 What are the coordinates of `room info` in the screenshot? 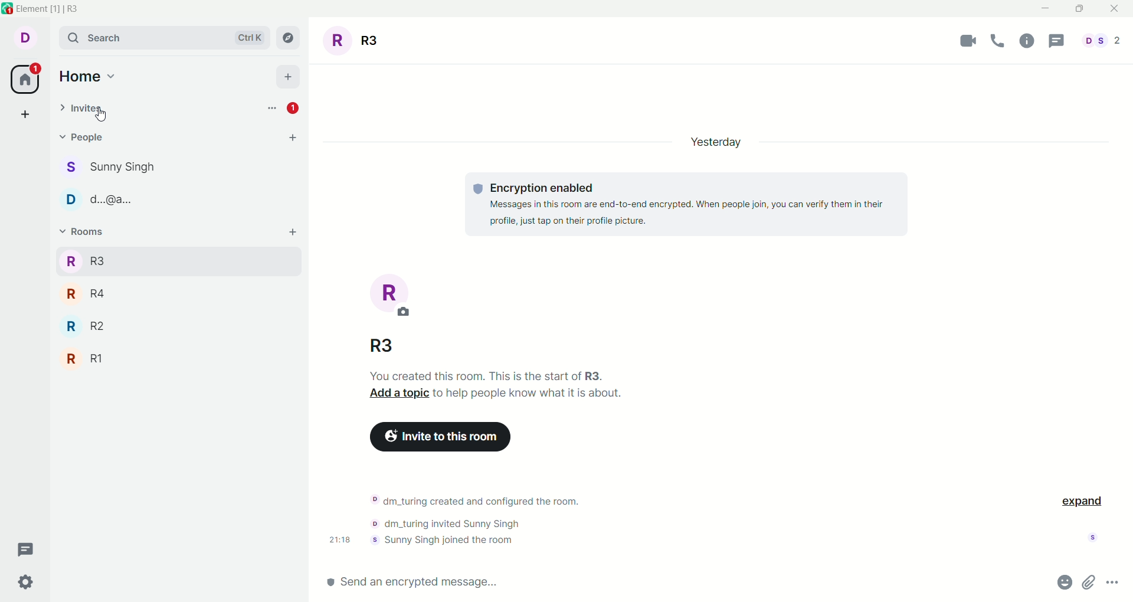 It's located at (1031, 42).